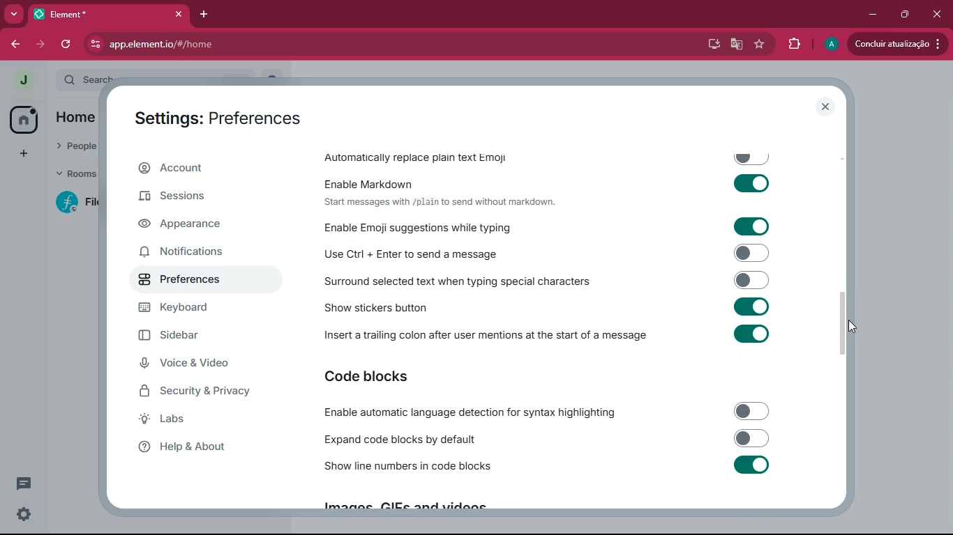 This screenshot has height=535, width=953. What do you see at coordinates (218, 116) in the screenshot?
I see `settings: preferences` at bounding box center [218, 116].